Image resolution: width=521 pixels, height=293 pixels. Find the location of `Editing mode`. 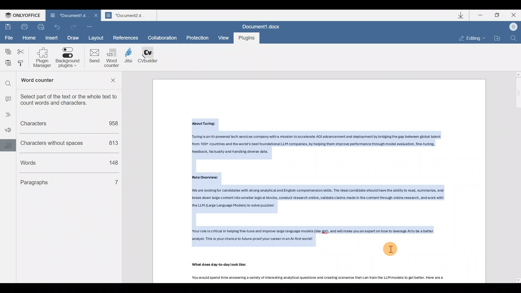

Editing mode is located at coordinates (468, 38).